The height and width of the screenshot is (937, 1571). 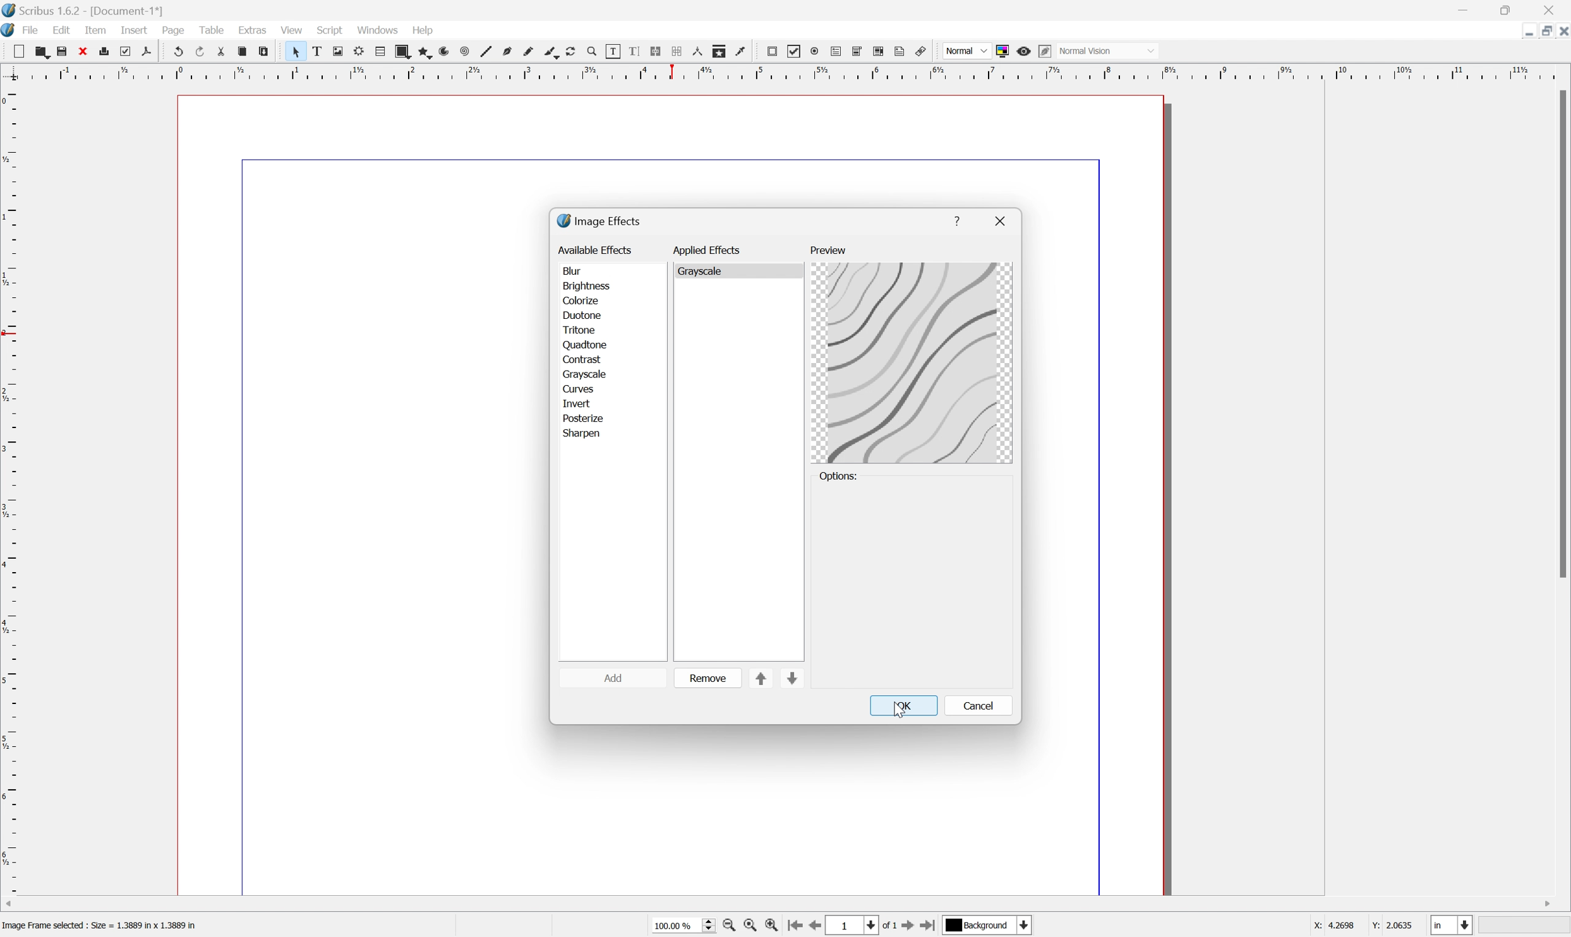 What do you see at coordinates (227, 54) in the screenshot?
I see `Cut` at bounding box center [227, 54].